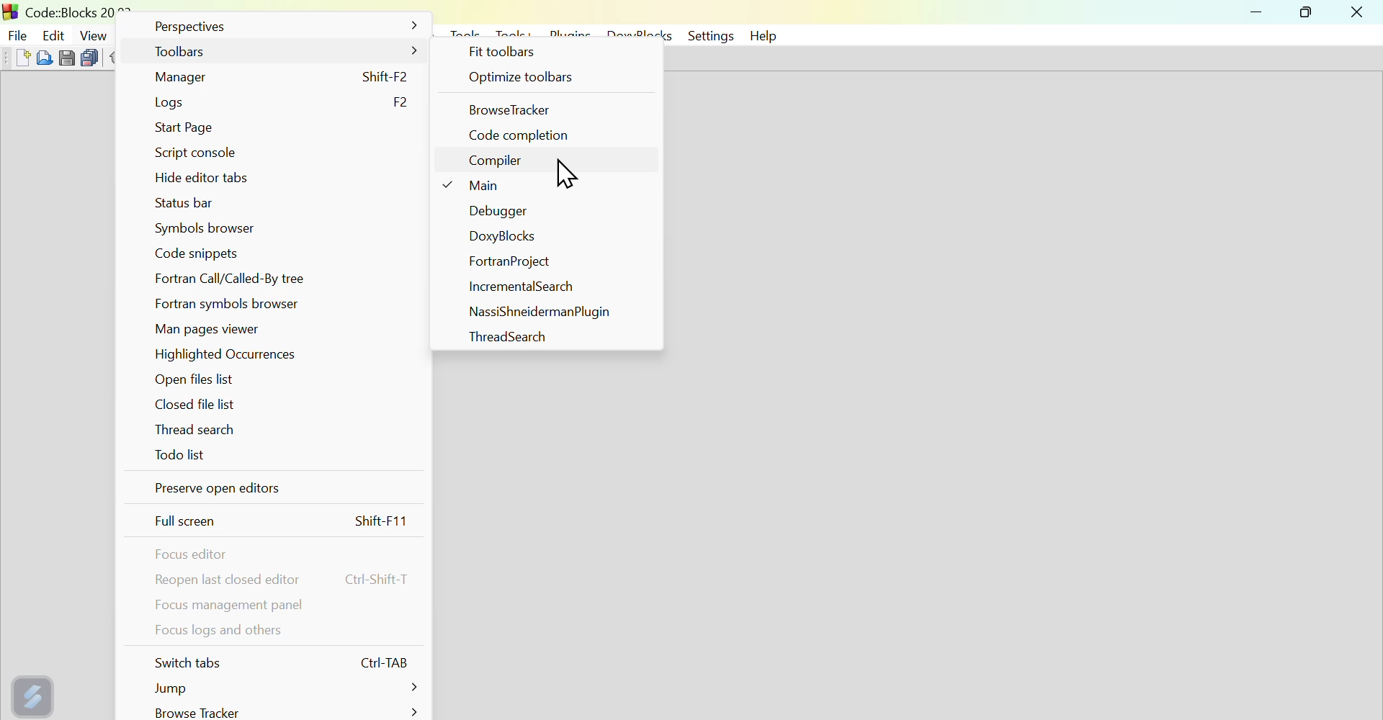 This screenshot has width=1383, height=720. I want to click on Settings, so click(708, 36).